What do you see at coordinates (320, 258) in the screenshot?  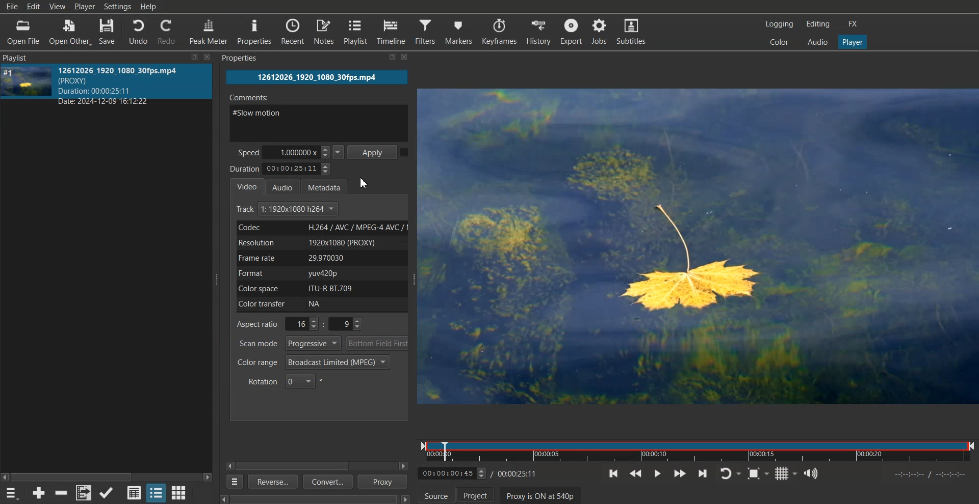 I see `Frame rate` at bounding box center [320, 258].